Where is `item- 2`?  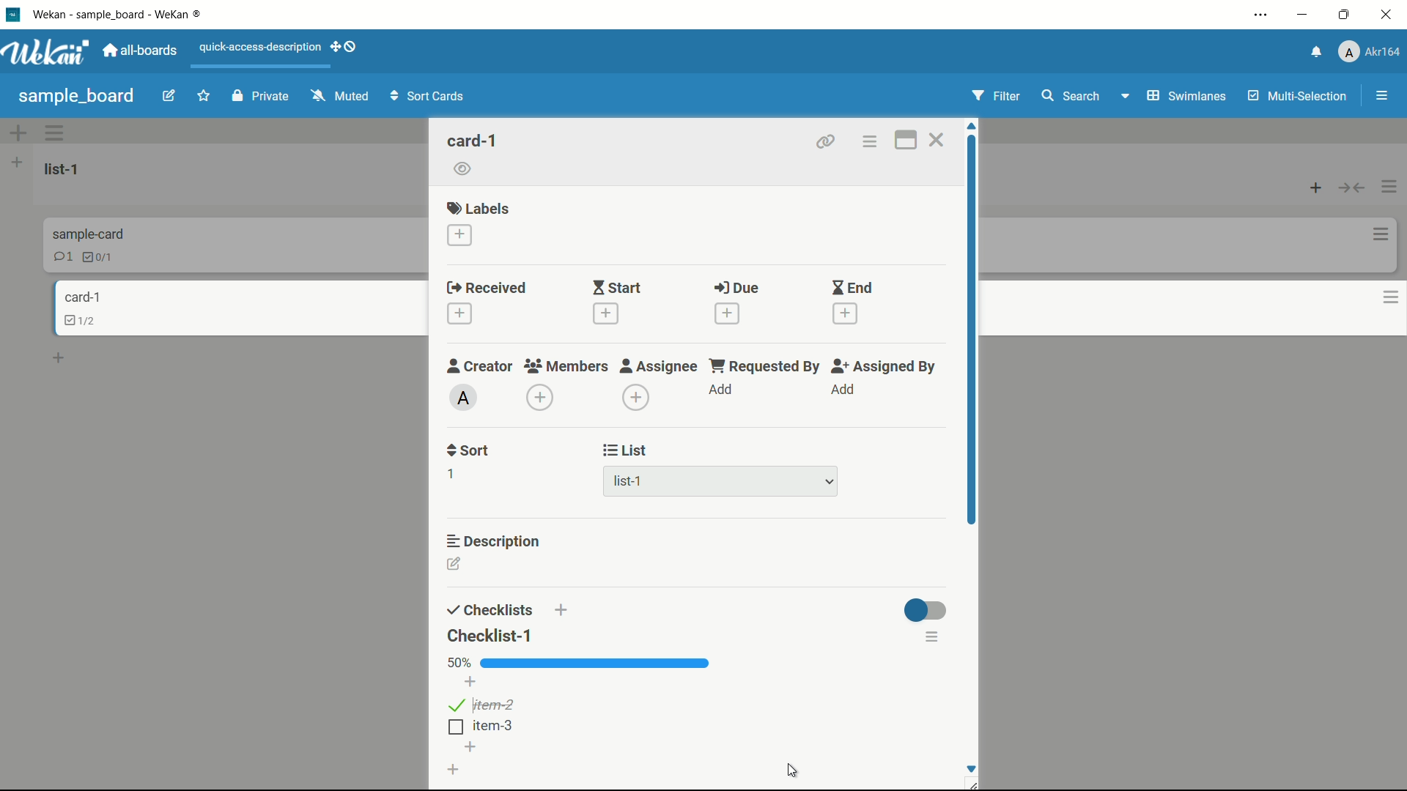 item- 2 is located at coordinates (482, 704).